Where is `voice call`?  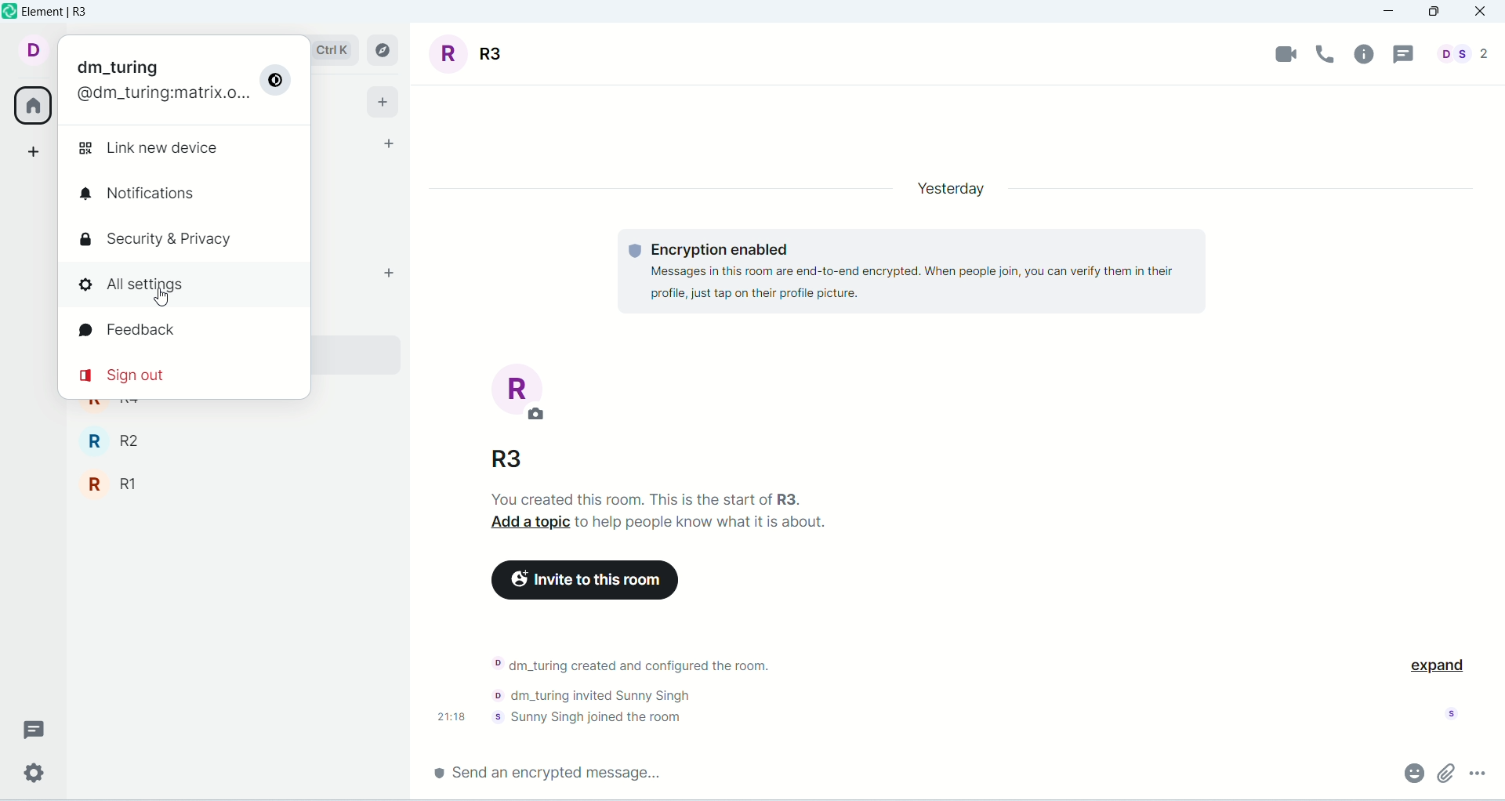 voice call is located at coordinates (1329, 54).